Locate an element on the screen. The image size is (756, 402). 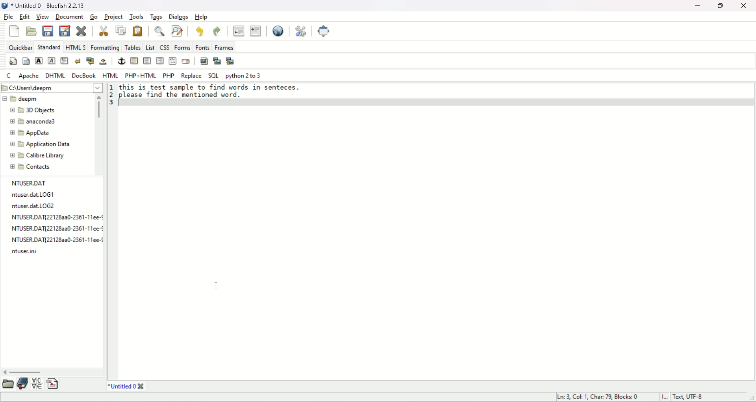
tables is located at coordinates (133, 47).